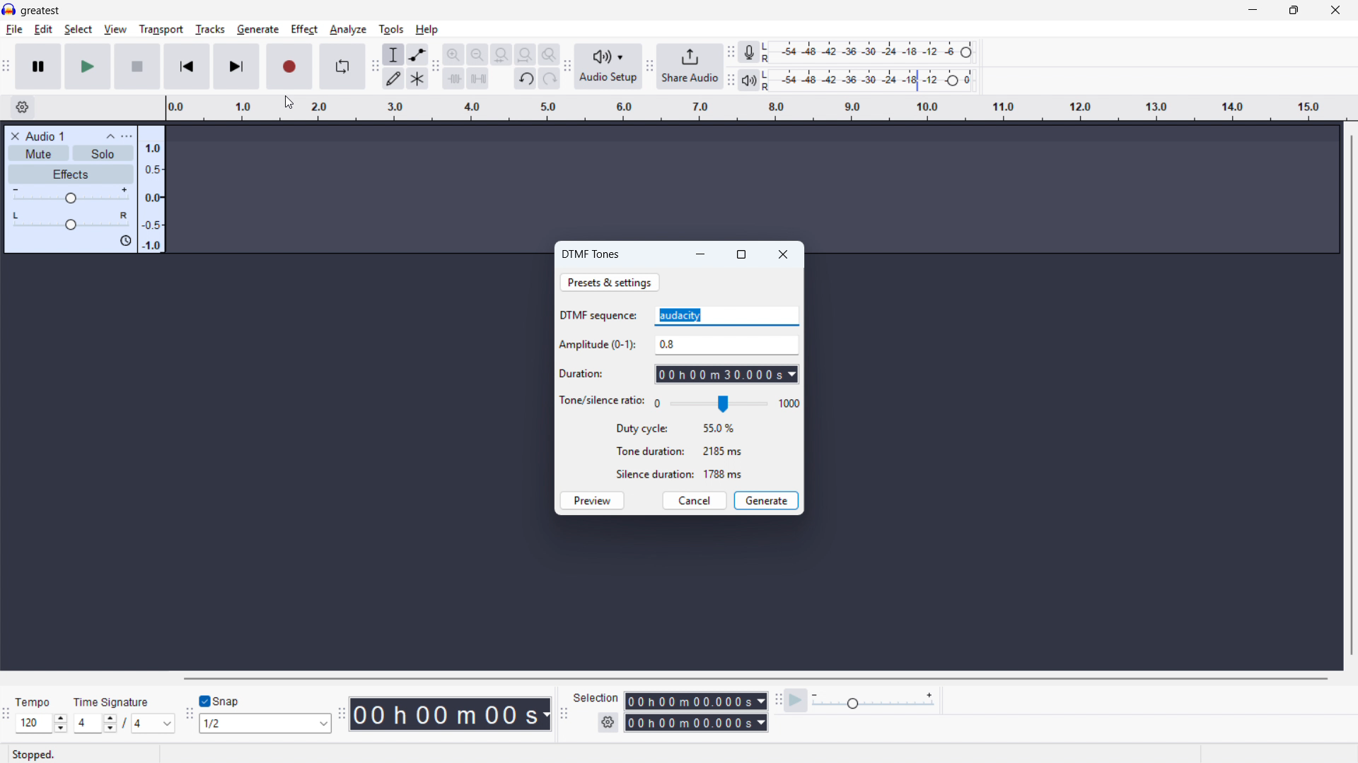  I want to click on time signature, so click(112, 702).